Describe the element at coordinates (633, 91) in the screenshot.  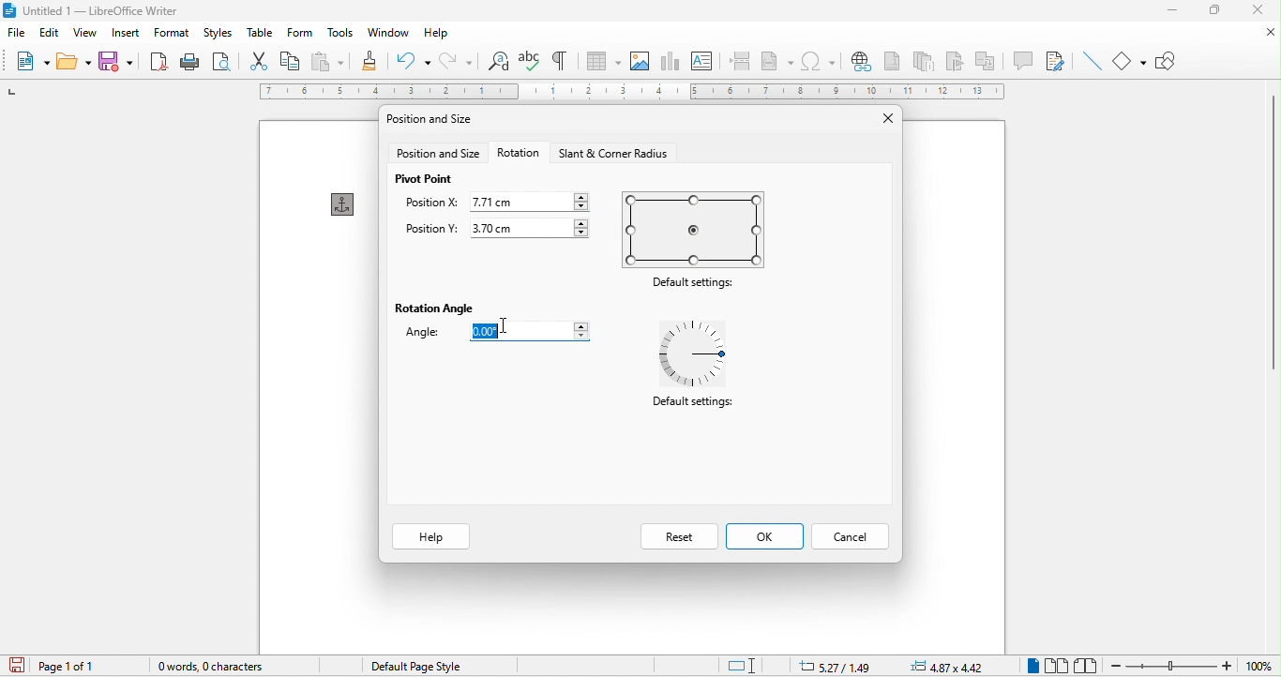
I see `ruler` at that location.